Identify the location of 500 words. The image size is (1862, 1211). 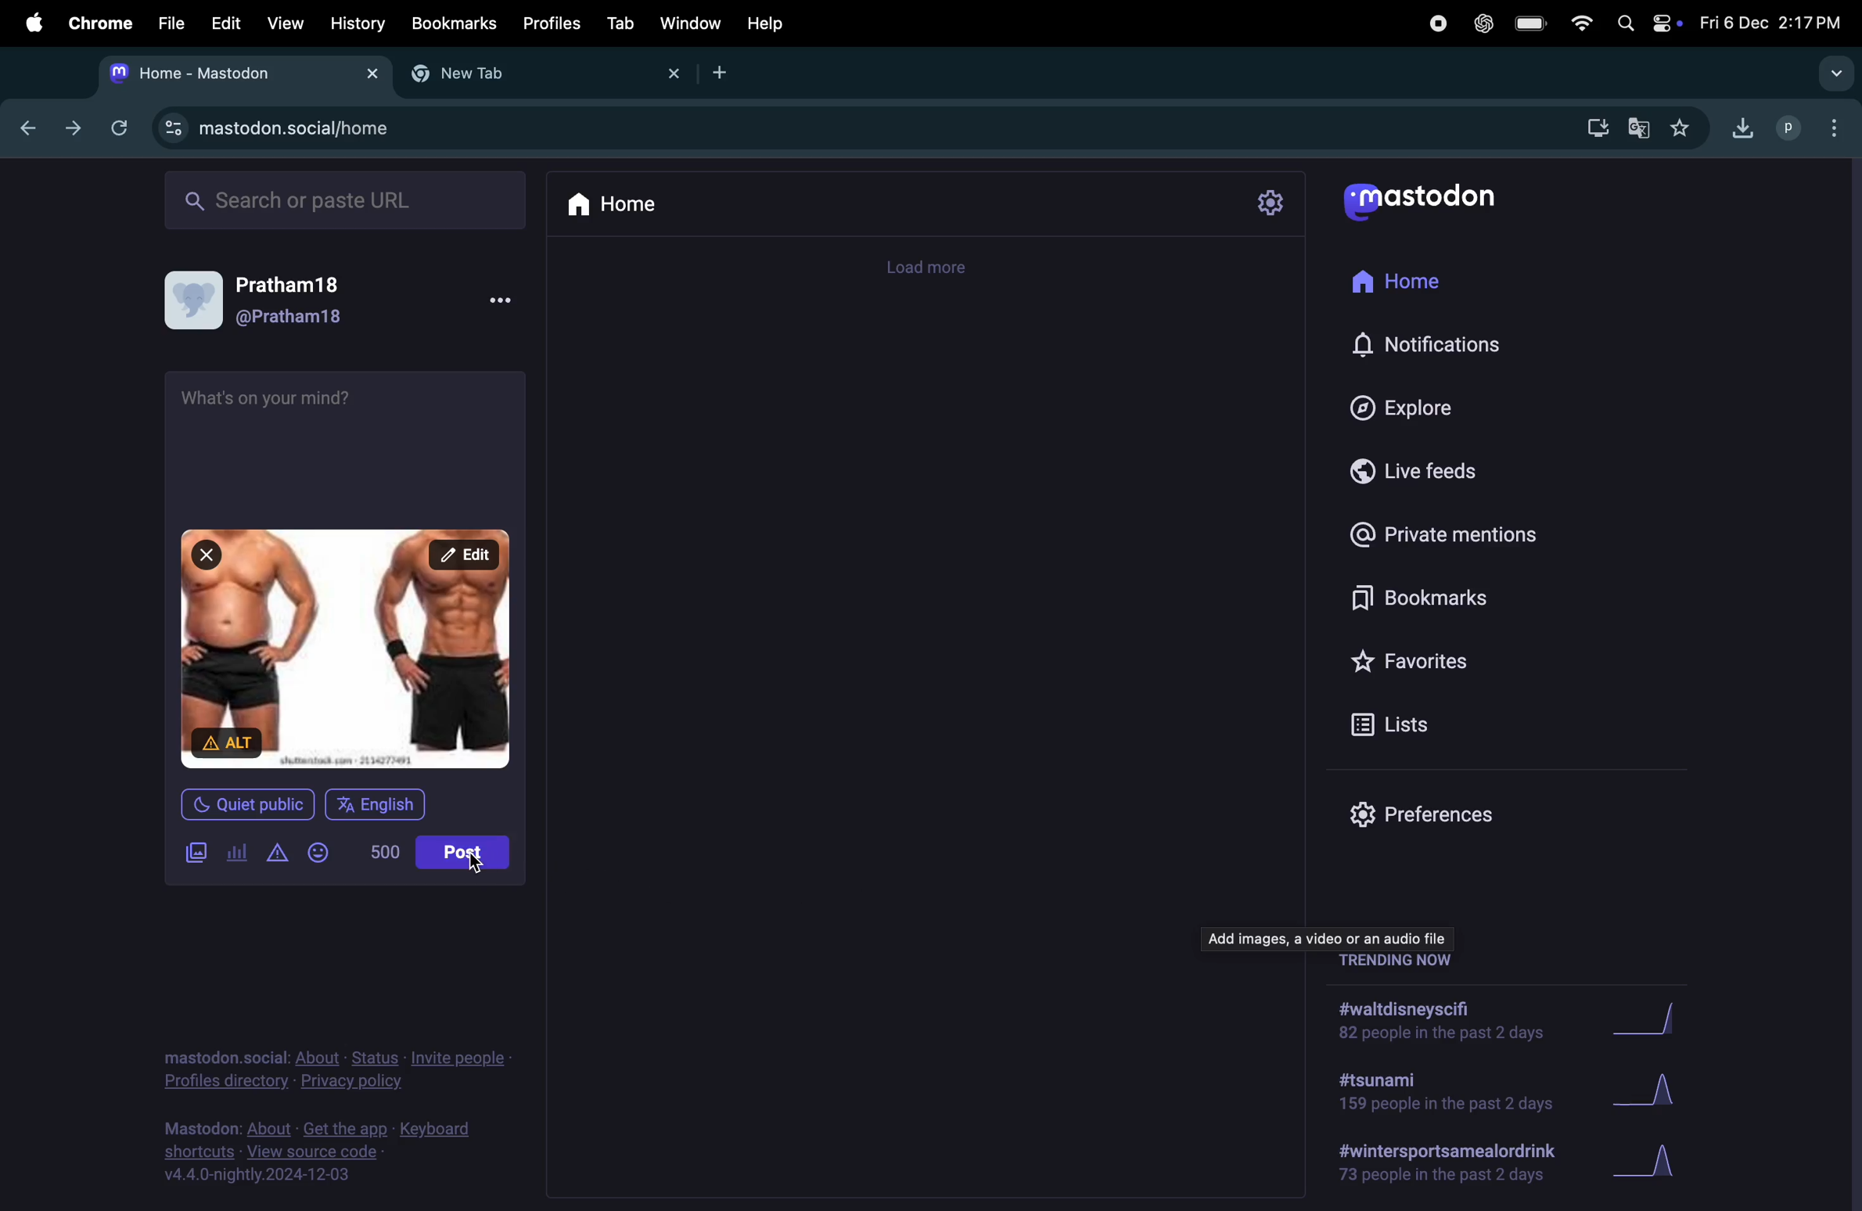
(384, 851).